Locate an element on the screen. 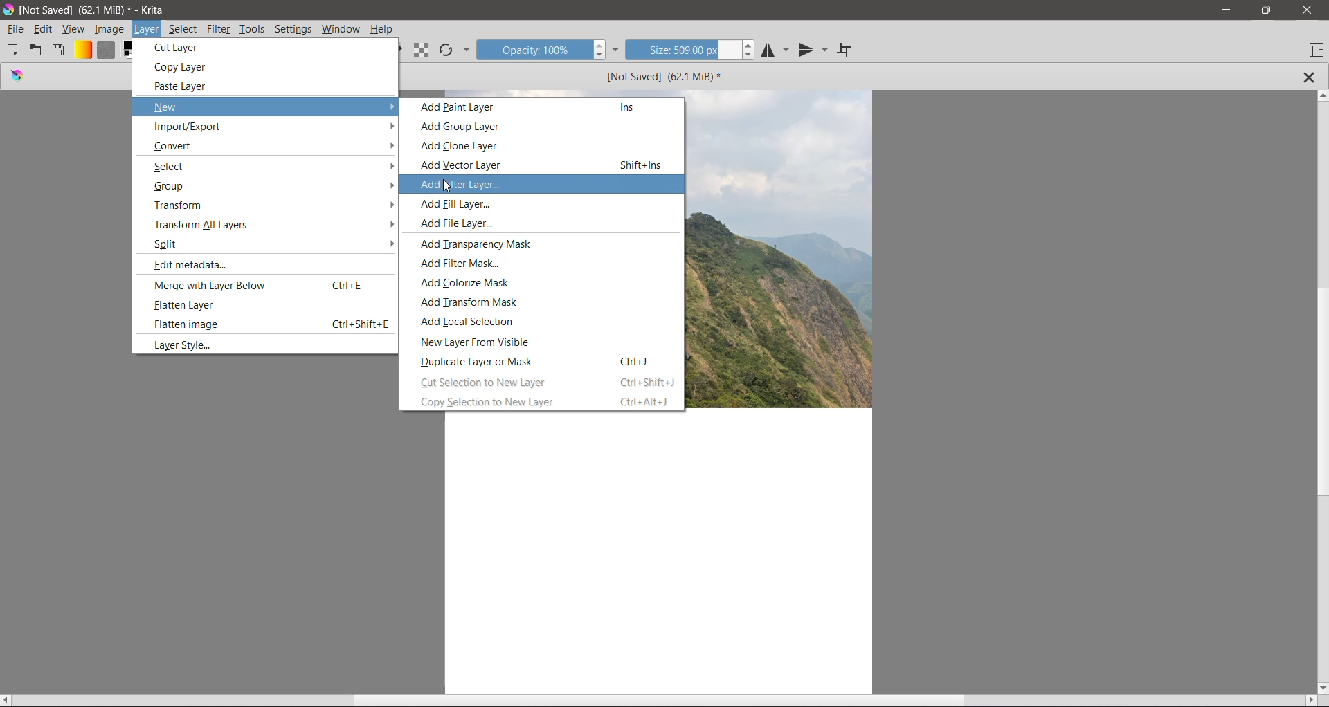 This screenshot has width=1329, height=707. Choose Workspace is located at coordinates (1314, 50).